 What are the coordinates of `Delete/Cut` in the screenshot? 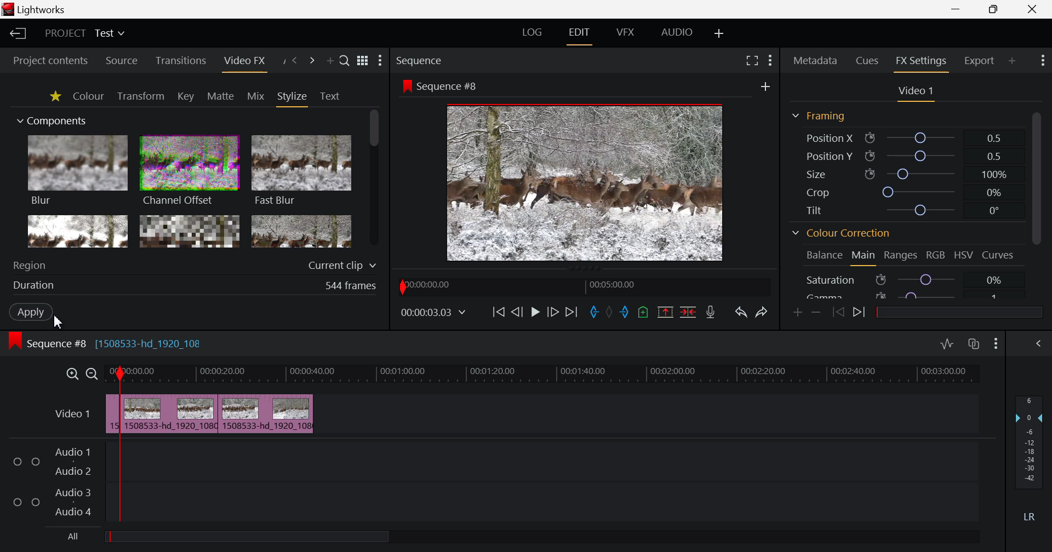 It's located at (688, 312).